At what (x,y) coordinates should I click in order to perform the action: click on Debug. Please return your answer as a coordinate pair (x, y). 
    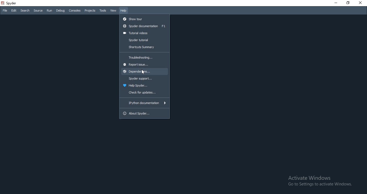
    Looking at the image, I should click on (60, 11).